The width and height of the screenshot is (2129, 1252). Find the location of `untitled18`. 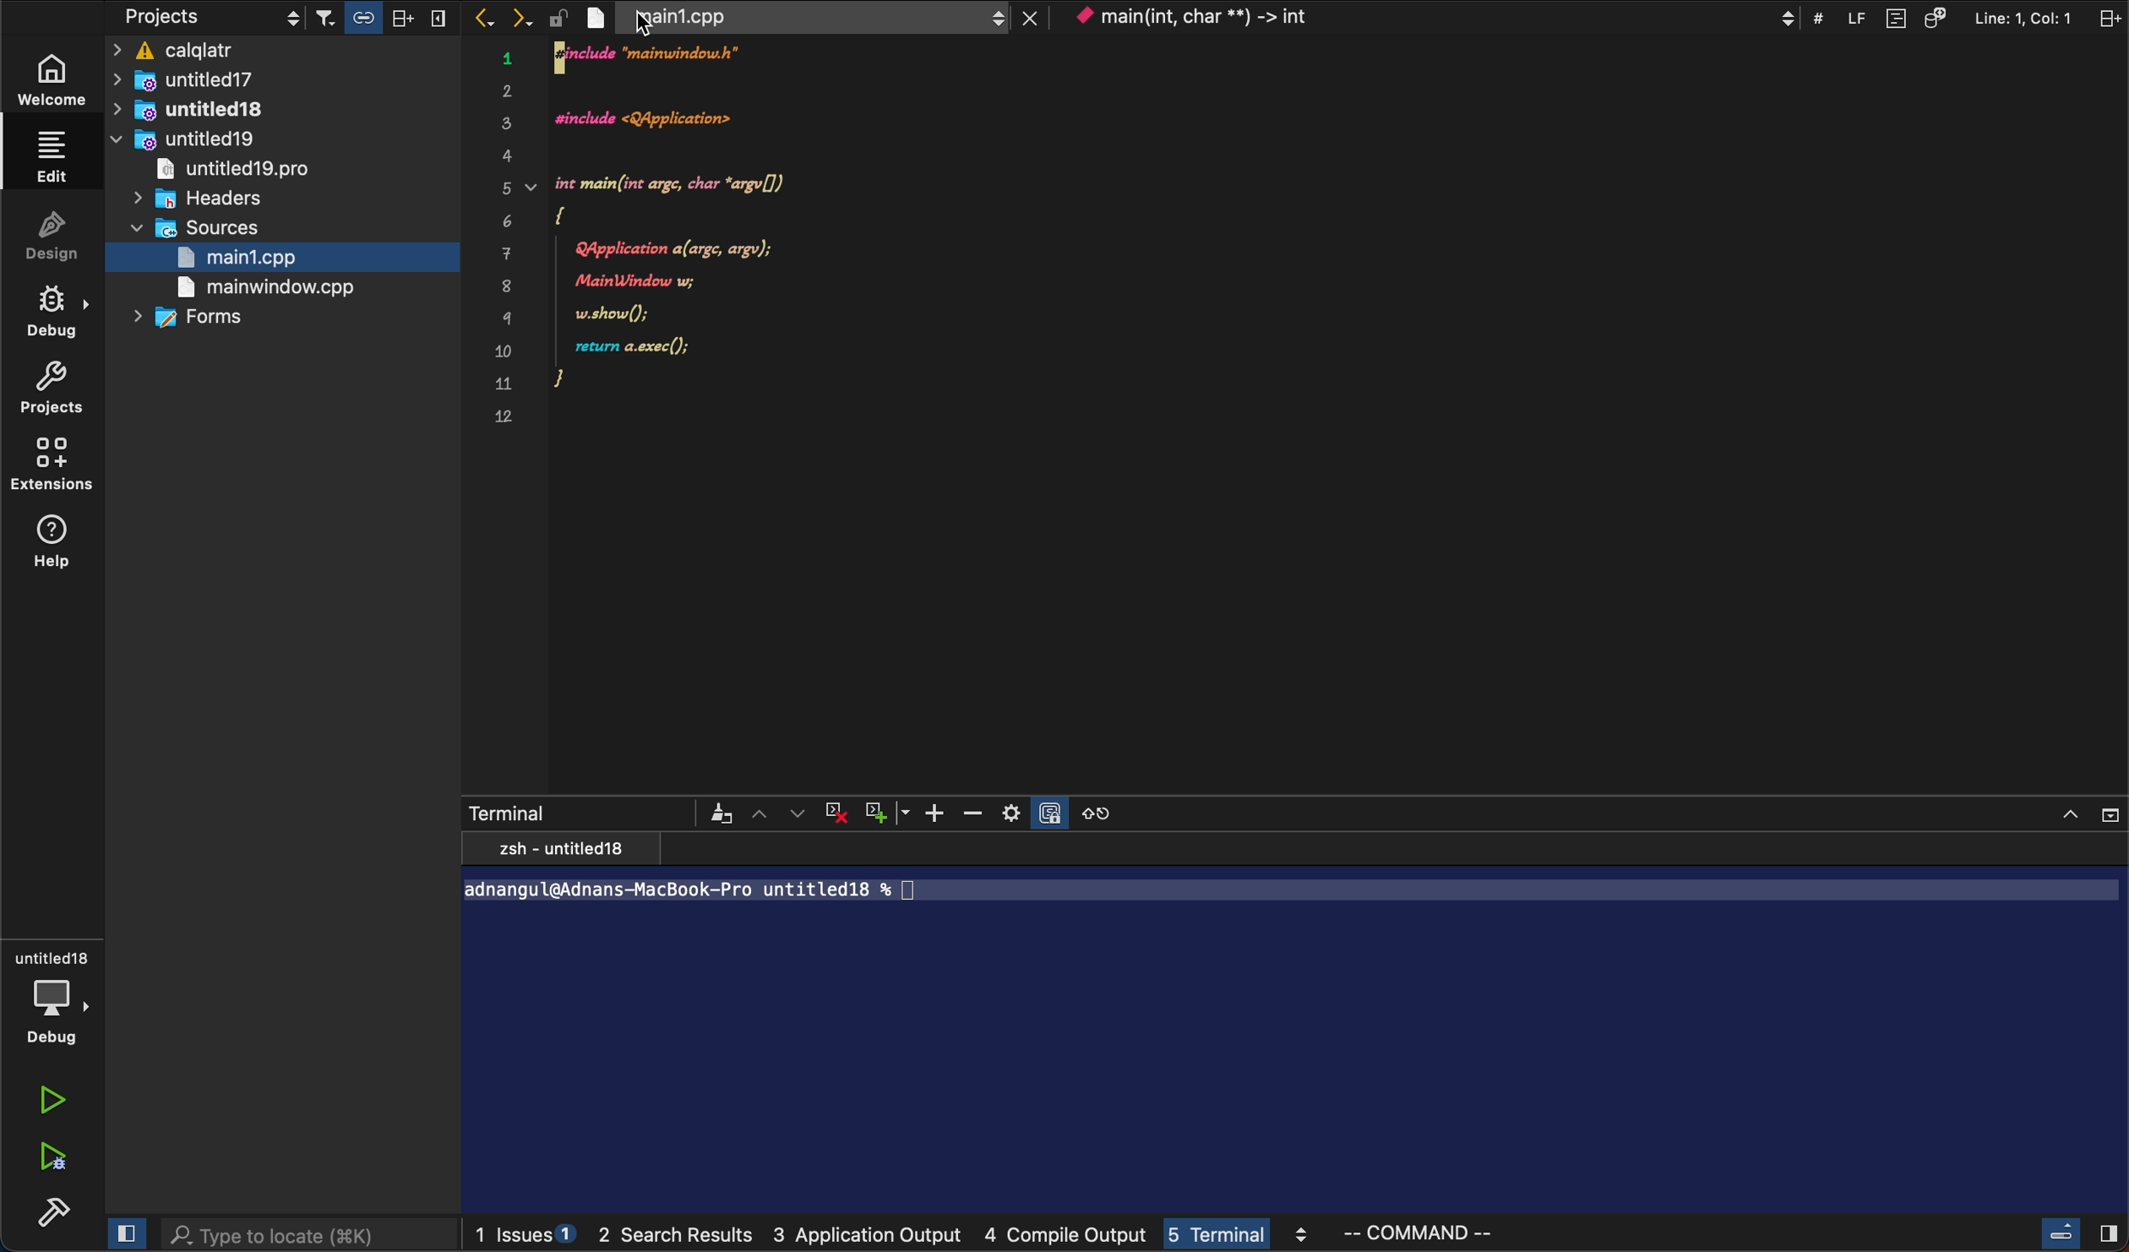

untitled18 is located at coordinates (195, 109).